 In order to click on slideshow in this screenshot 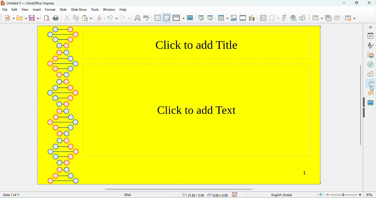, I will do `click(79, 10)`.